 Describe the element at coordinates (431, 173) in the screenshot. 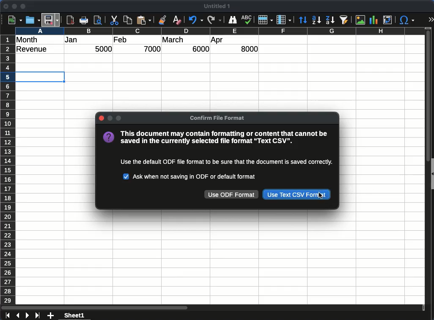

I see `collapse` at that location.